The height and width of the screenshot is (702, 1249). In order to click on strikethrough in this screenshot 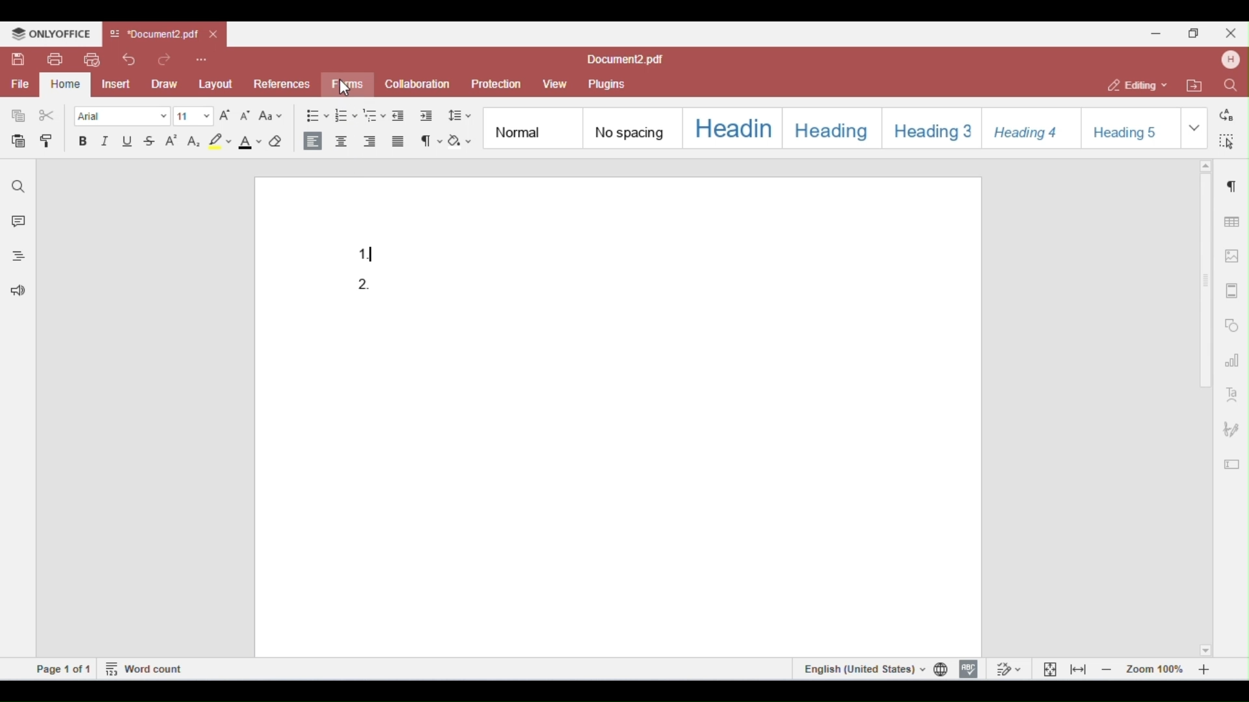, I will do `click(150, 140)`.